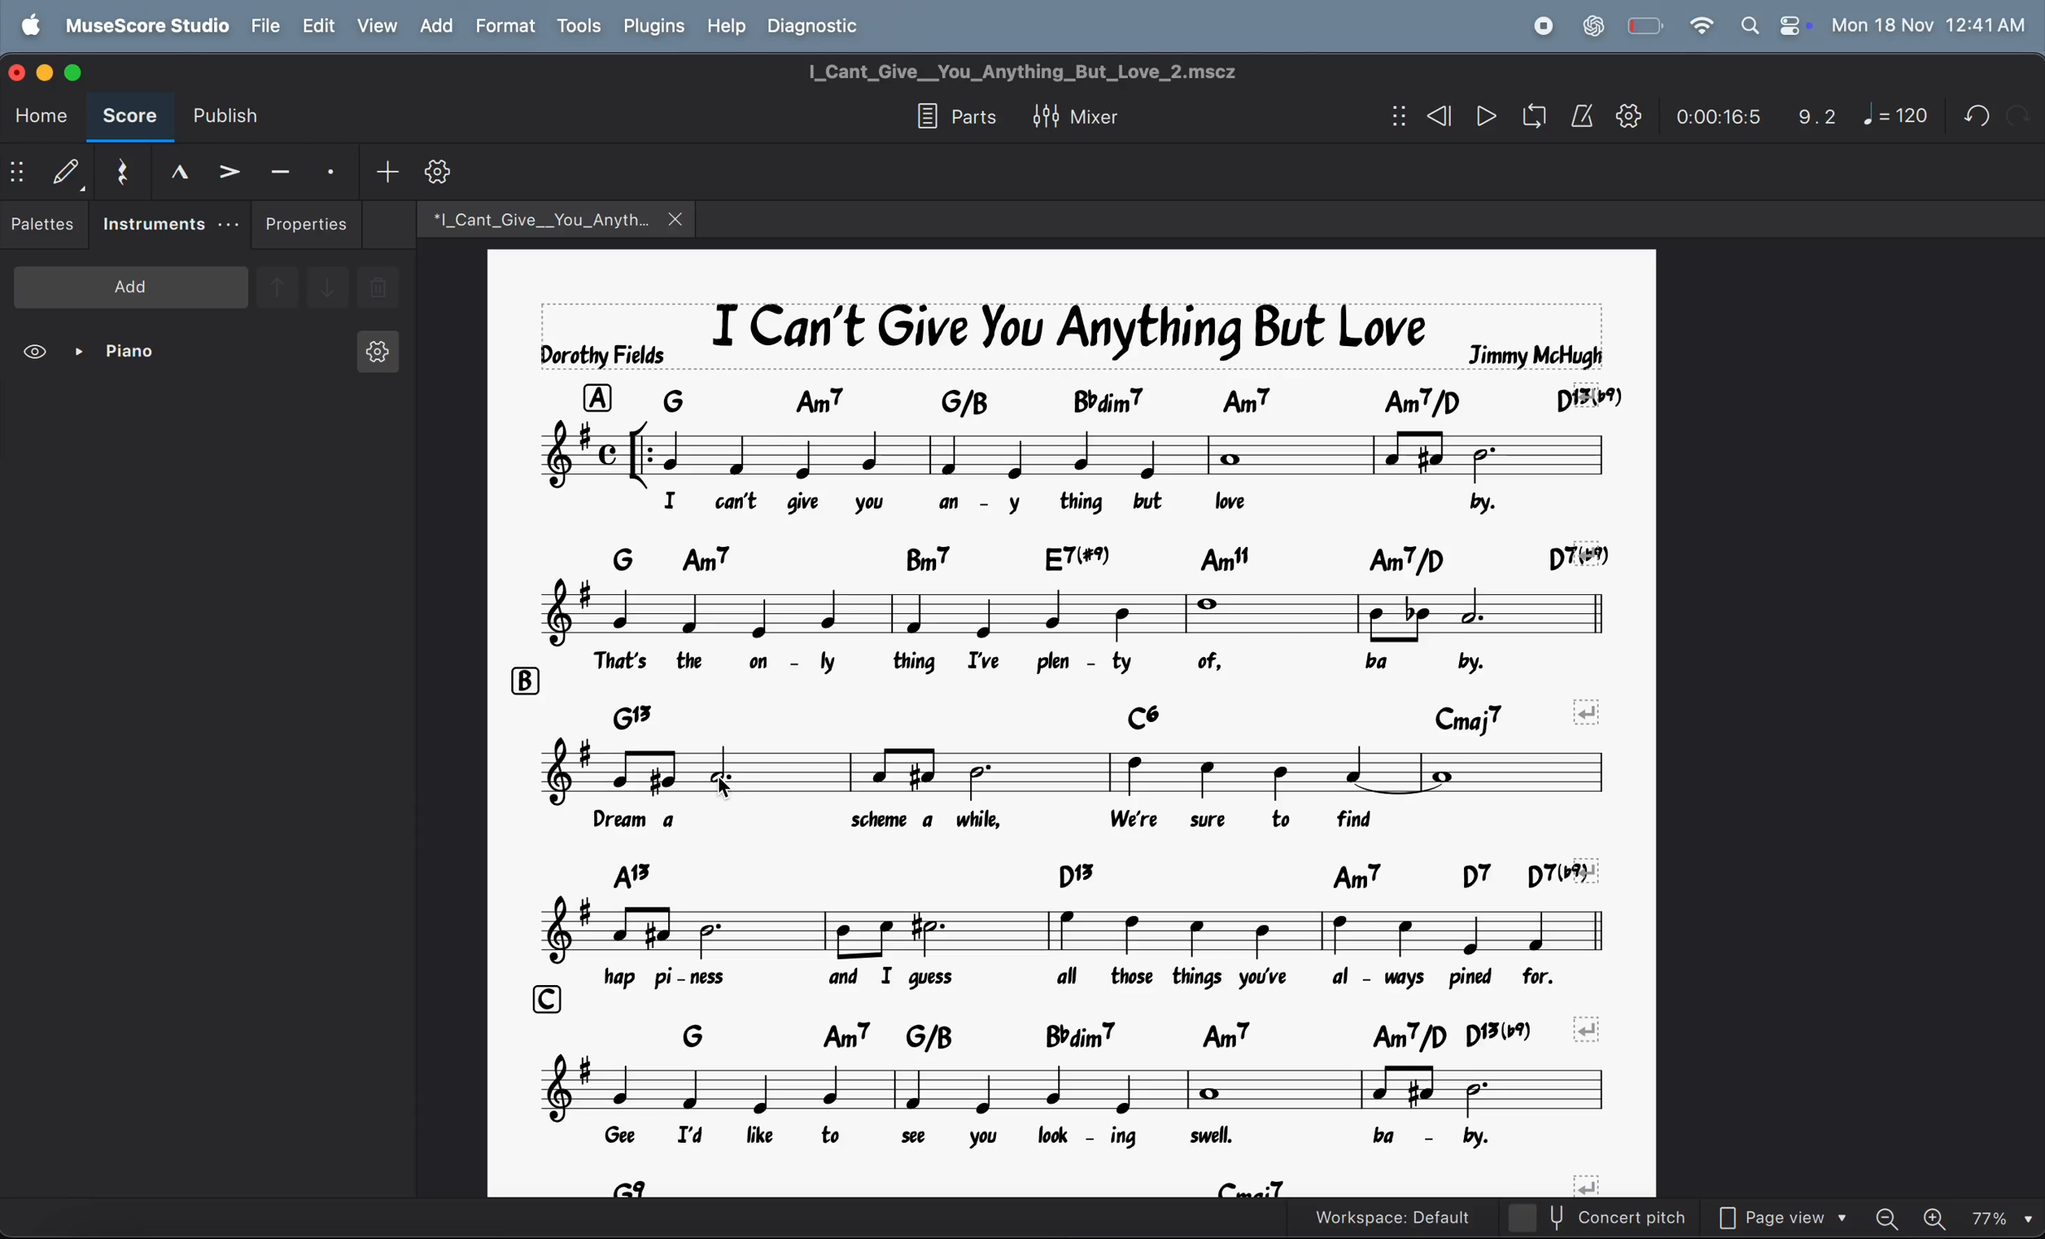 The height and width of the screenshot is (1239, 2045). What do you see at coordinates (274, 168) in the screenshot?
I see `tenuto` at bounding box center [274, 168].